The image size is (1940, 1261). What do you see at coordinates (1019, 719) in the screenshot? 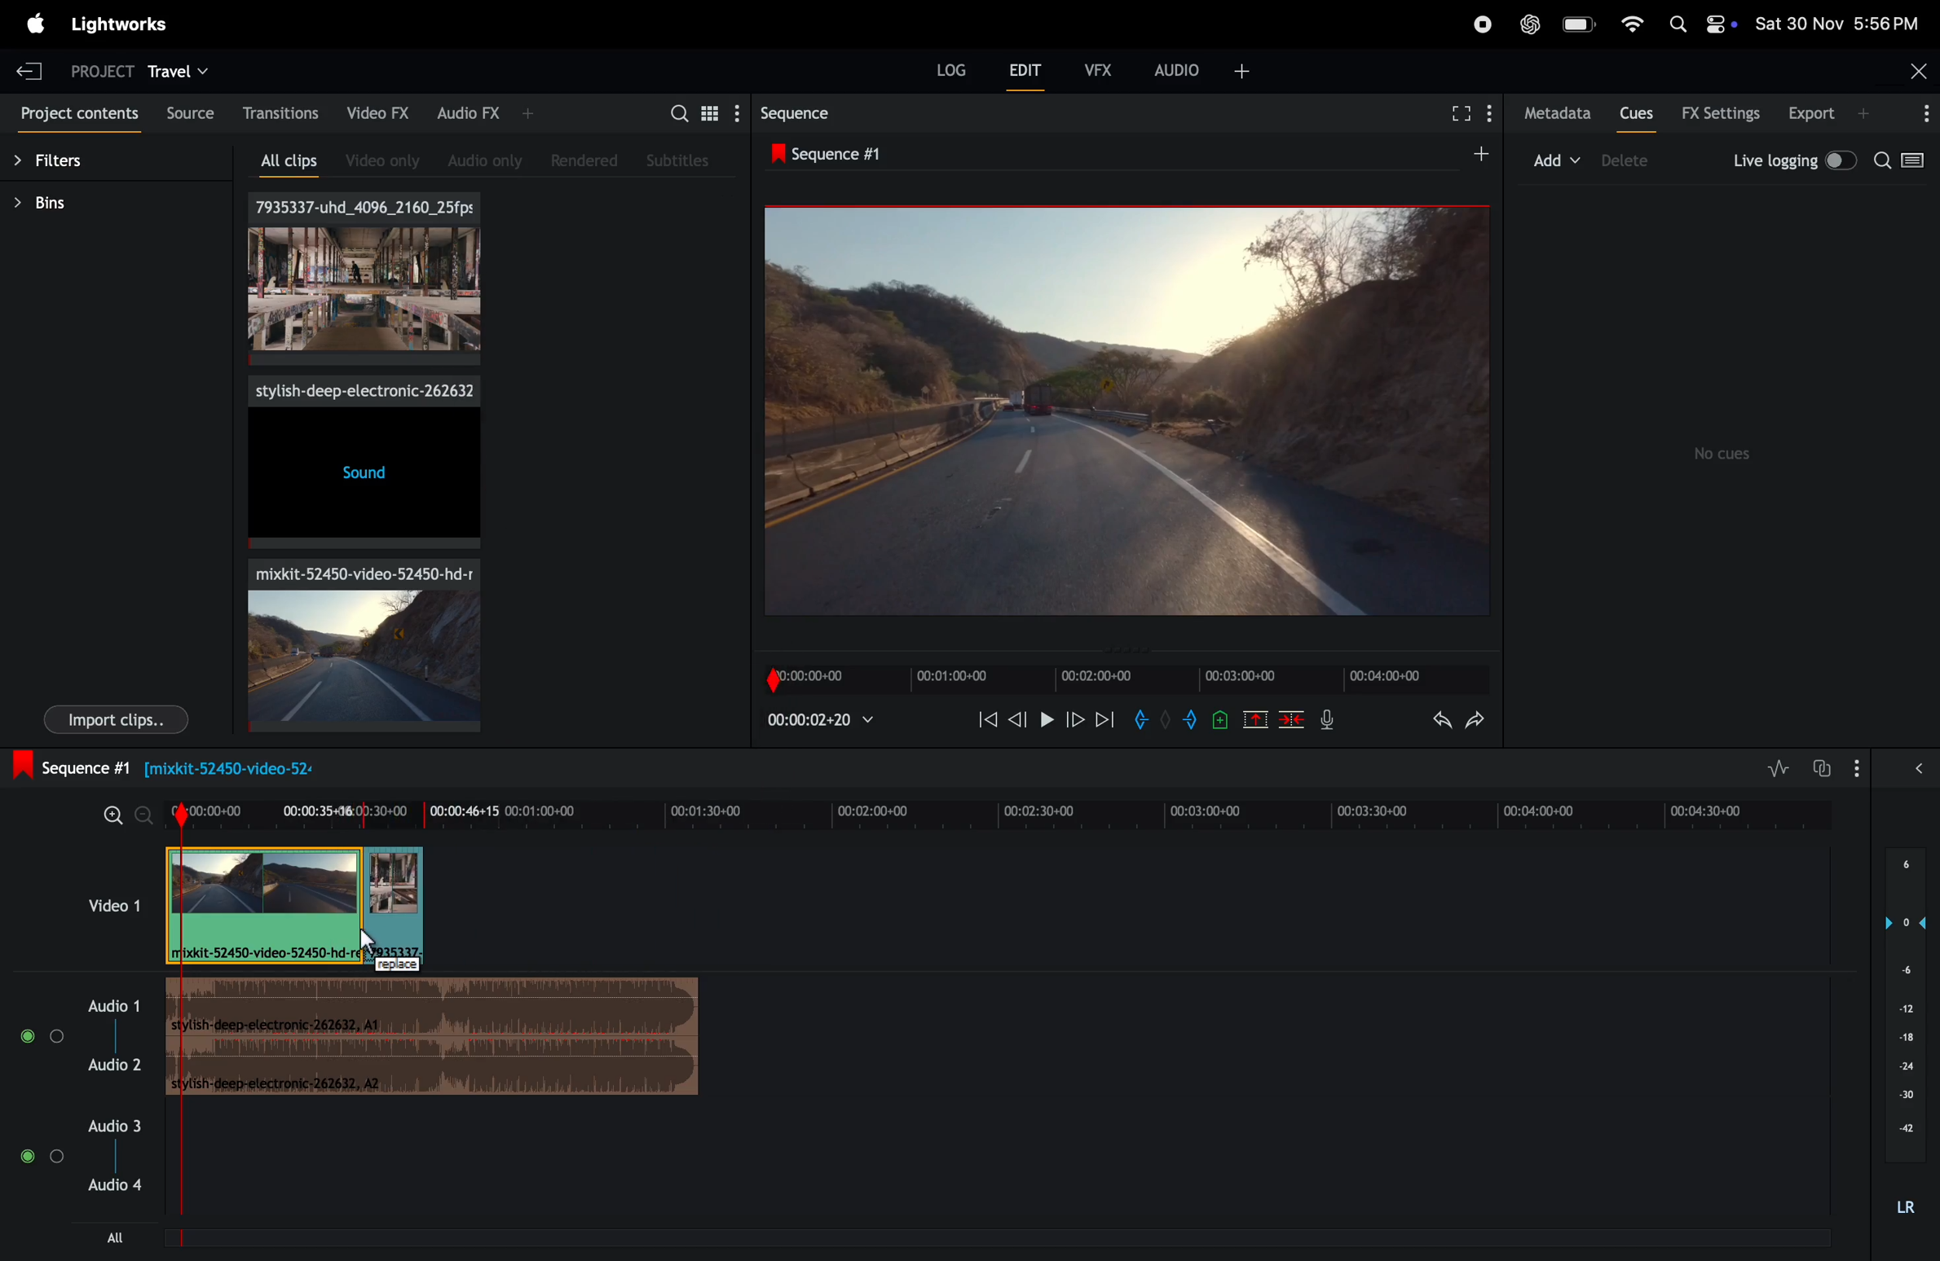
I see `previous frame` at bounding box center [1019, 719].